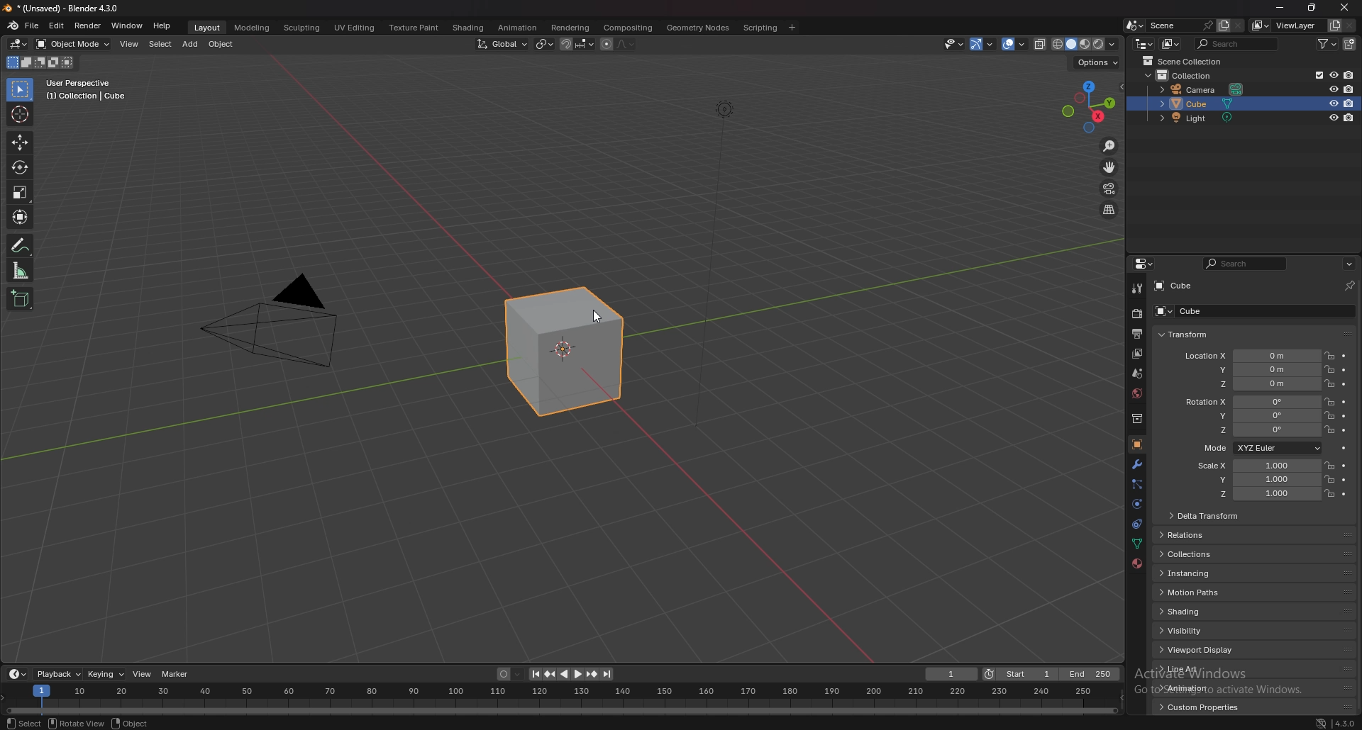 The width and height of the screenshot is (1362, 730). What do you see at coordinates (1200, 707) in the screenshot?
I see `custom properties` at bounding box center [1200, 707].